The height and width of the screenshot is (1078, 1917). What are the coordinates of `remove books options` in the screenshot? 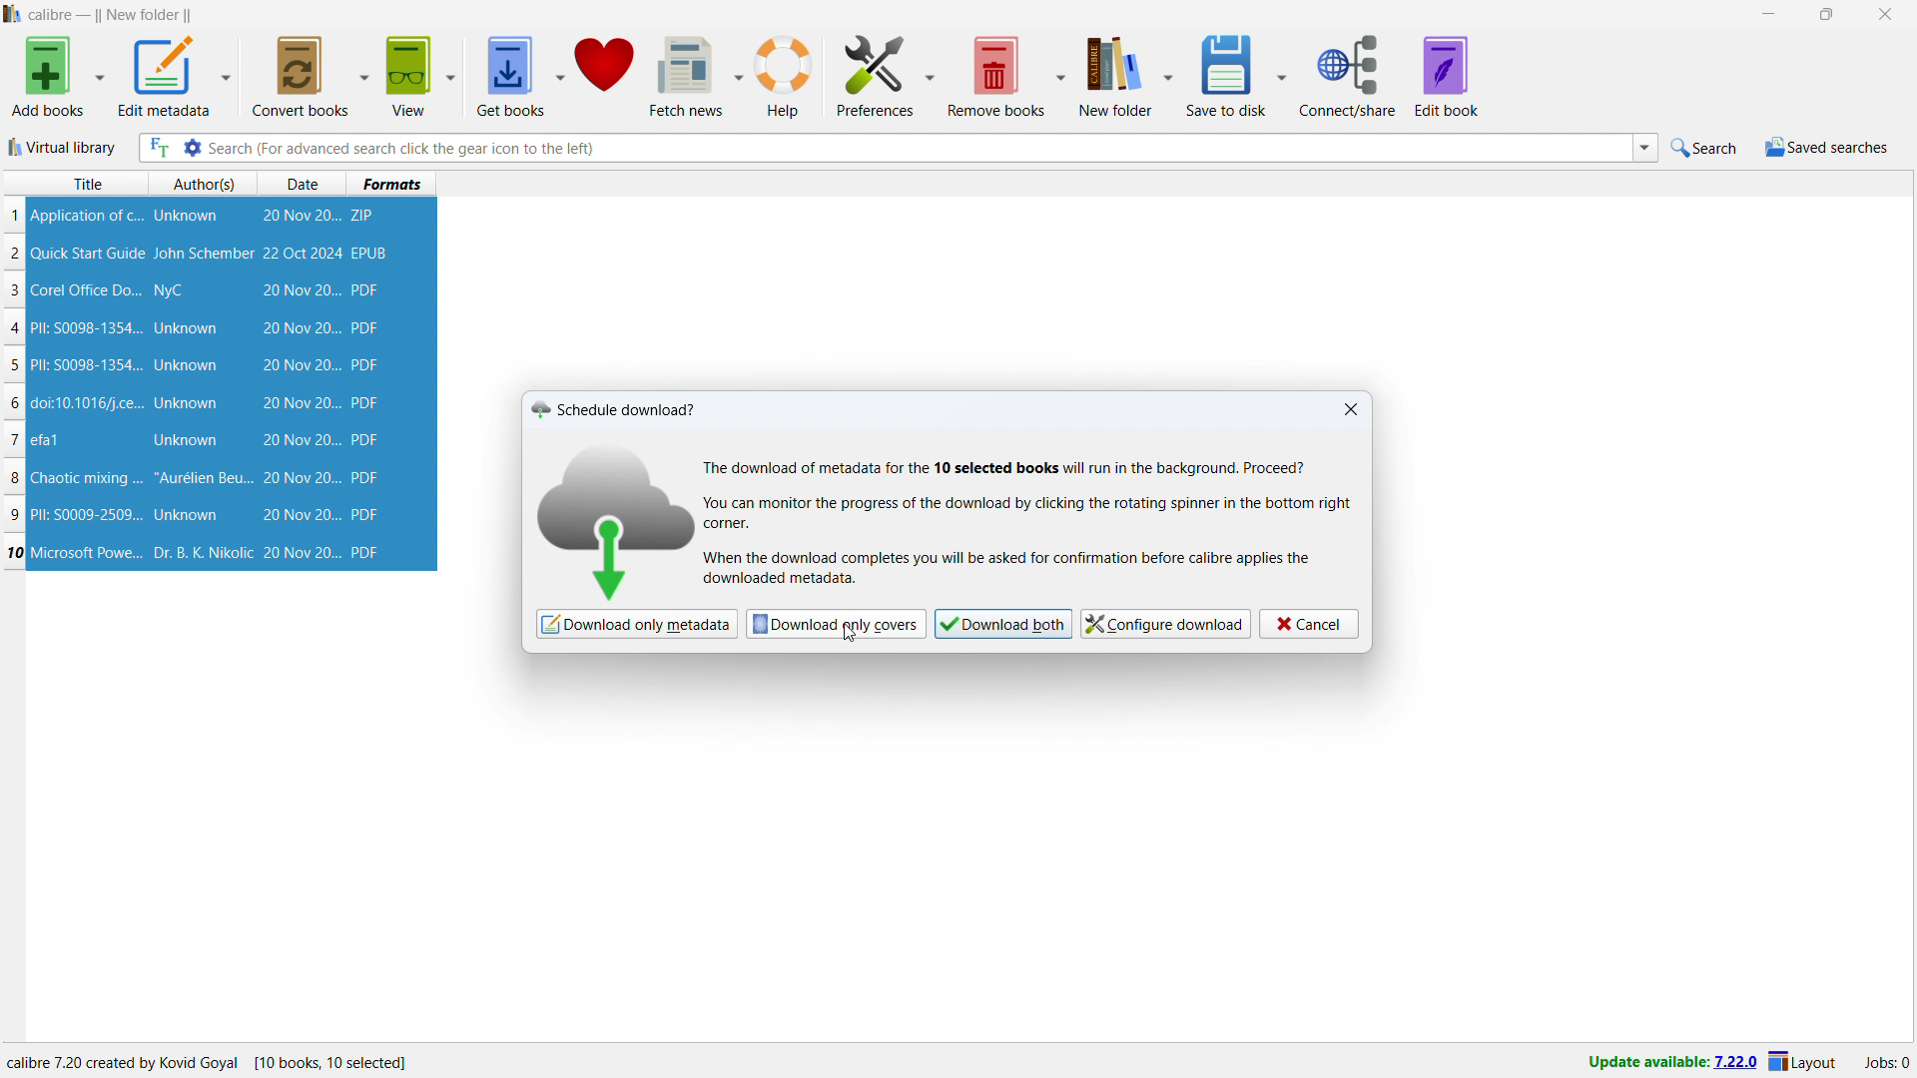 It's located at (1063, 75).